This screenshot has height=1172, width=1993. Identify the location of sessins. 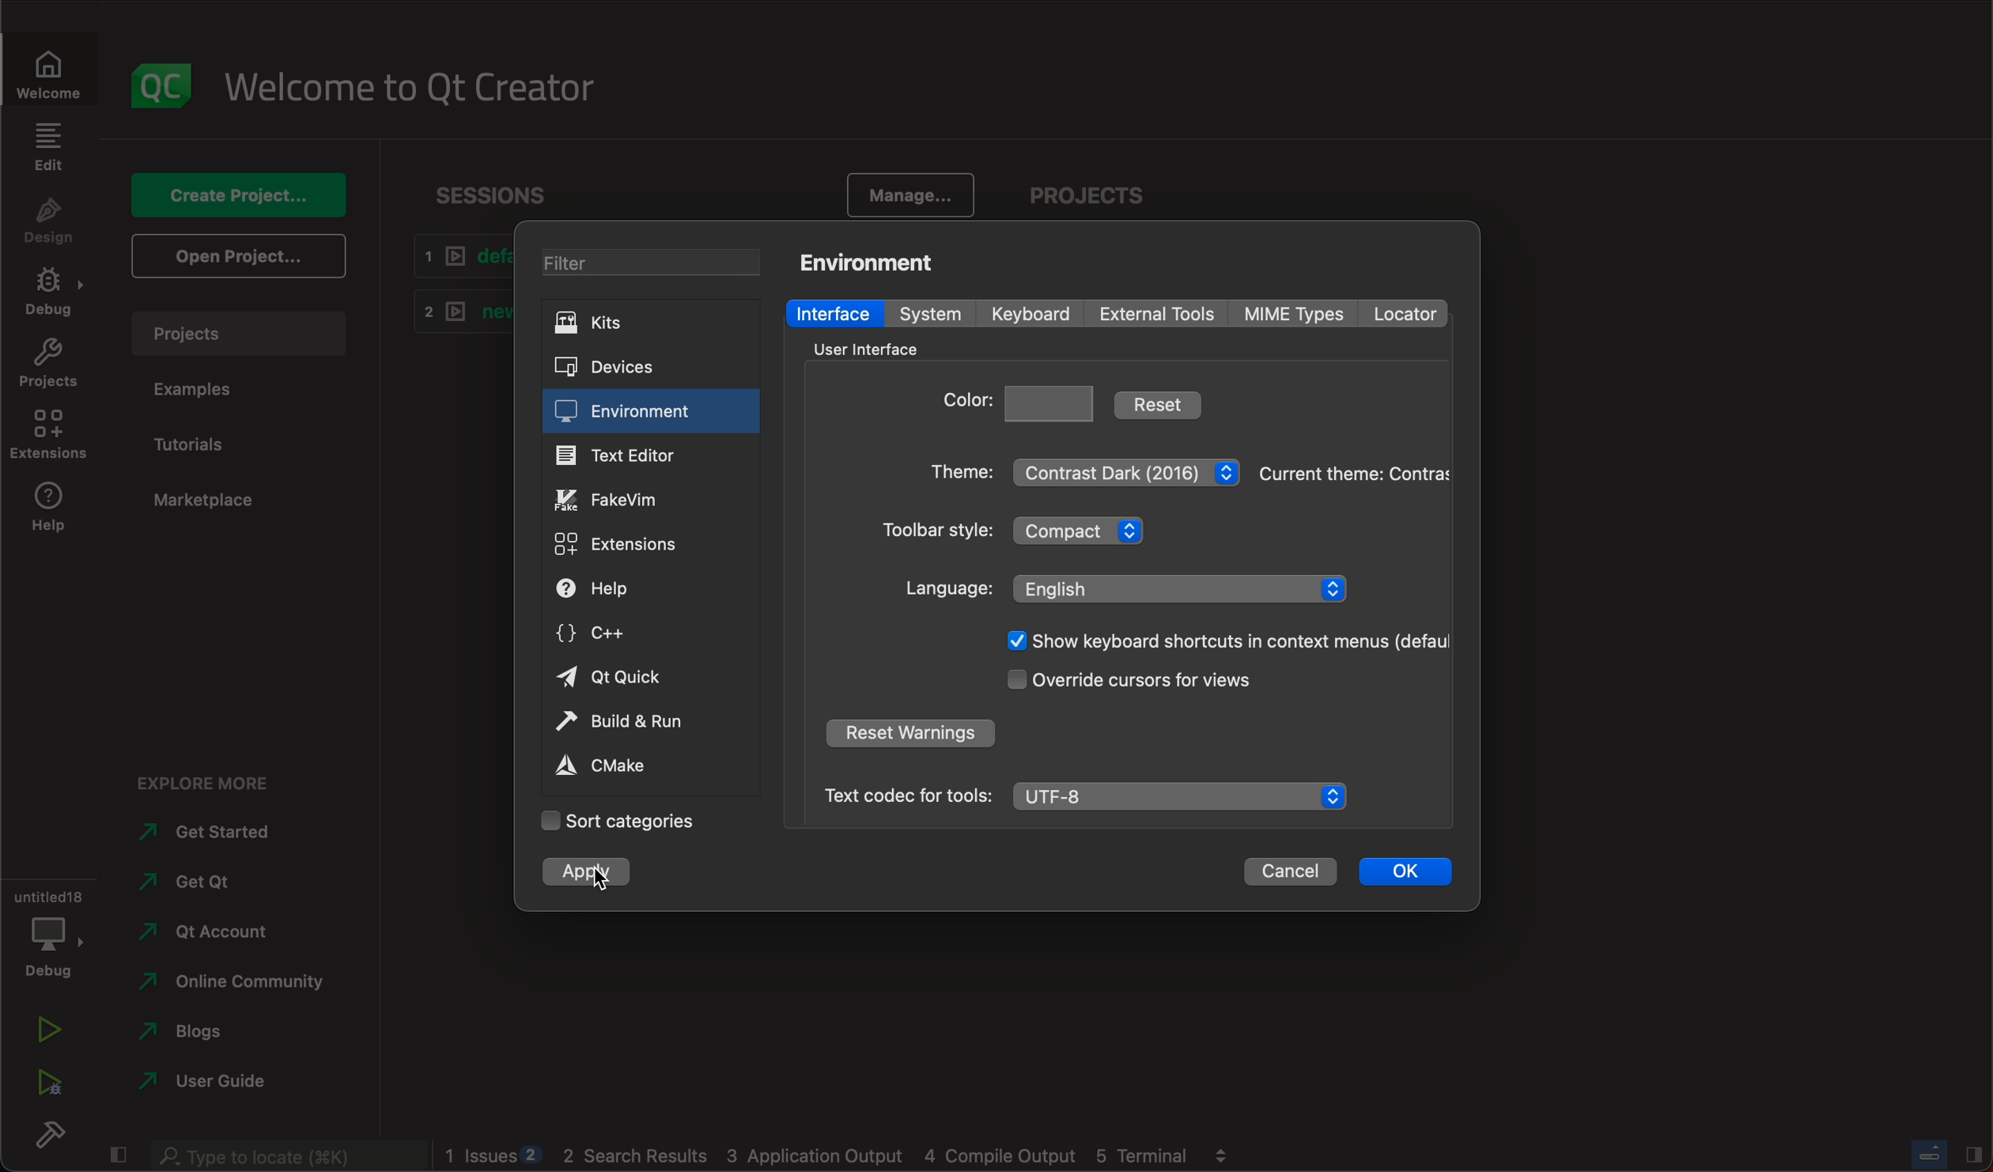
(499, 195).